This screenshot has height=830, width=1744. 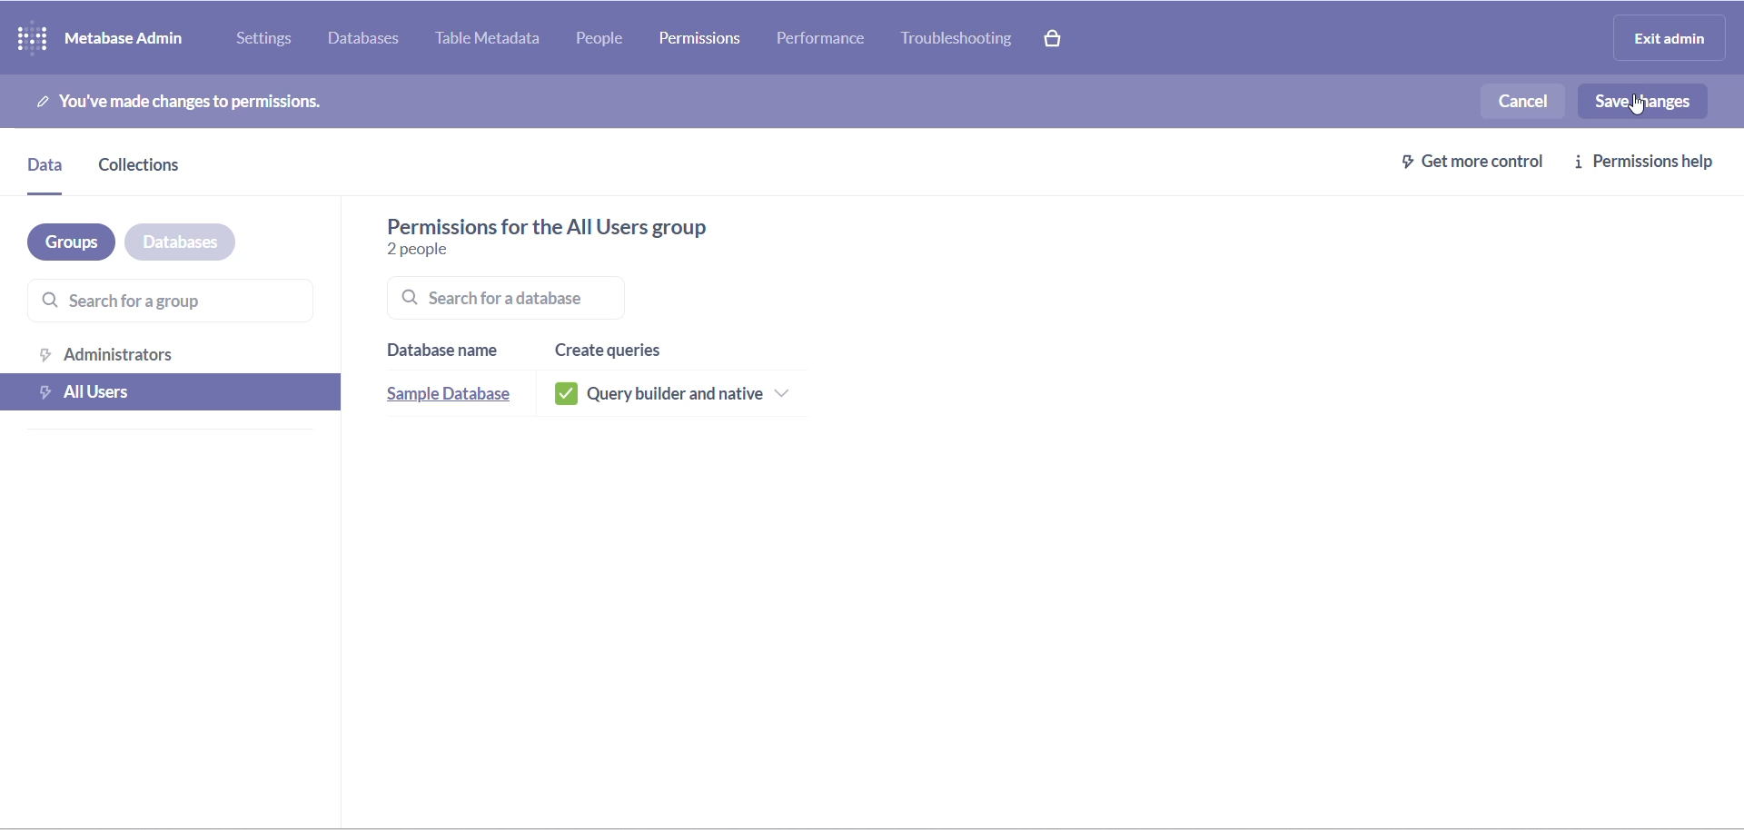 I want to click on performance, so click(x=822, y=36).